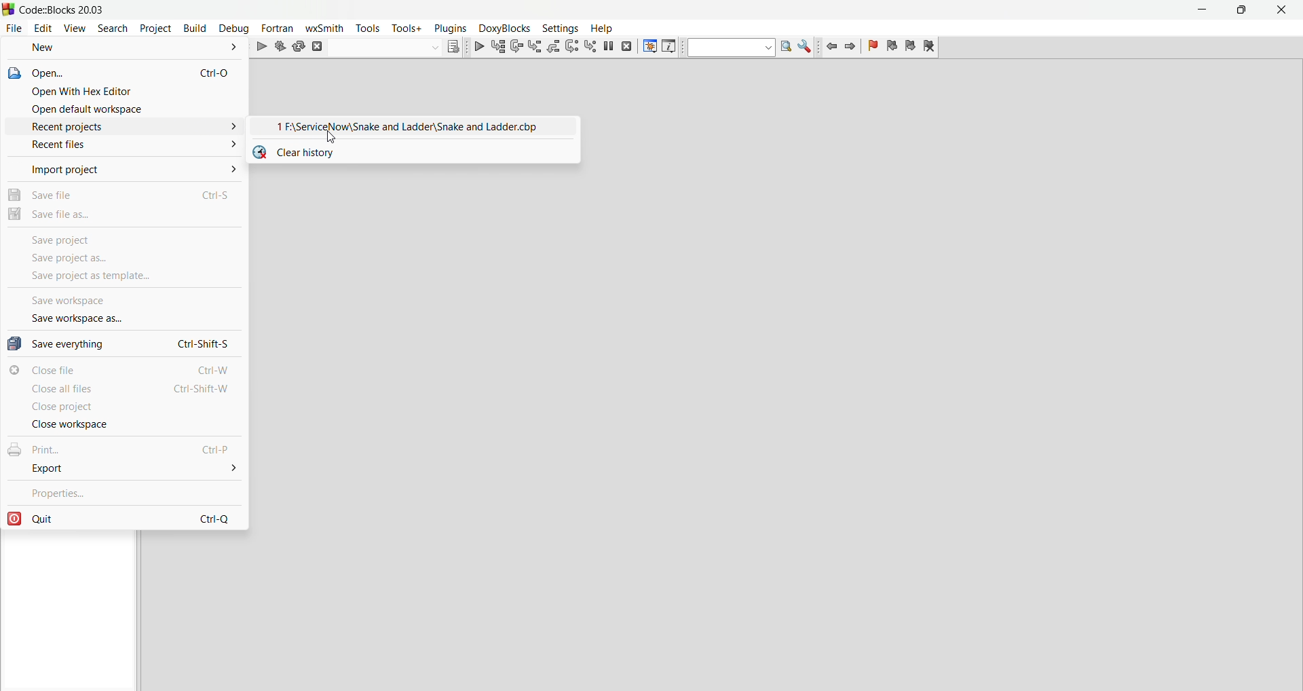  What do you see at coordinates (499, 47) in the screenshot?
I see `run to ursor` at bounding box center [499, 47].